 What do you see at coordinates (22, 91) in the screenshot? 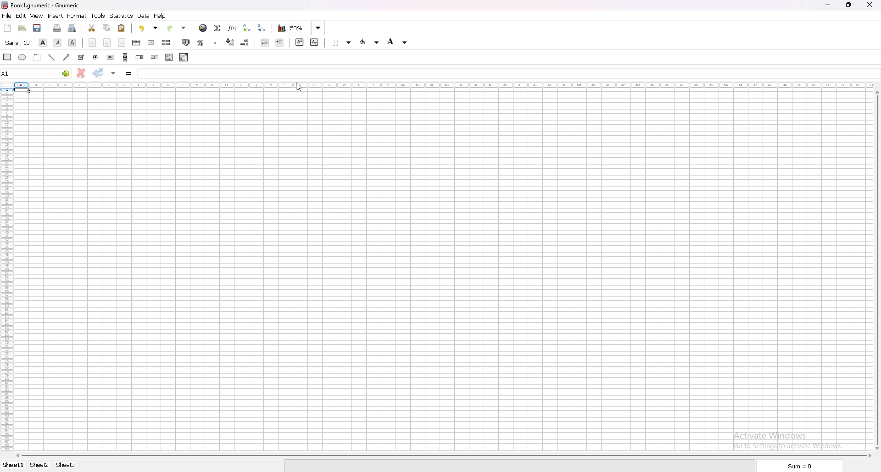
I see `selected cell` at bounding box center [22, 91].